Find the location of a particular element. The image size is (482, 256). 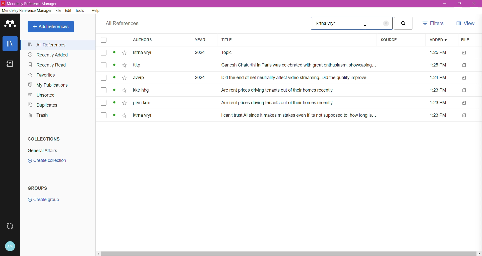

File is located at coordinates (59, 11).